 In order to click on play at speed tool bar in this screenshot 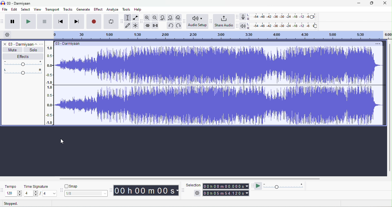, I will do `click(253, 185)`.